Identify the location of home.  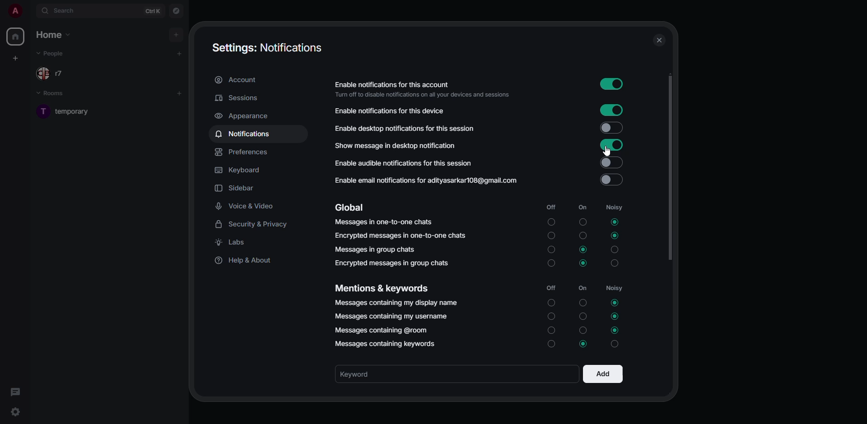
(55, 34).